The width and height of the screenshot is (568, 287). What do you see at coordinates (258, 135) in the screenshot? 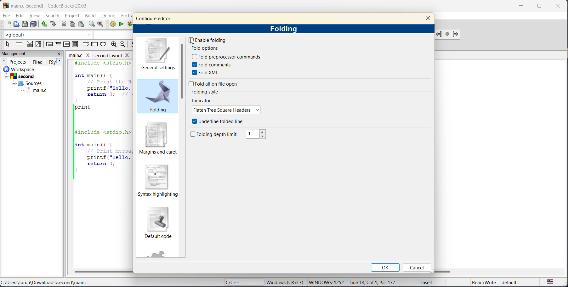
I see `1` at bounding box center [258, 135].